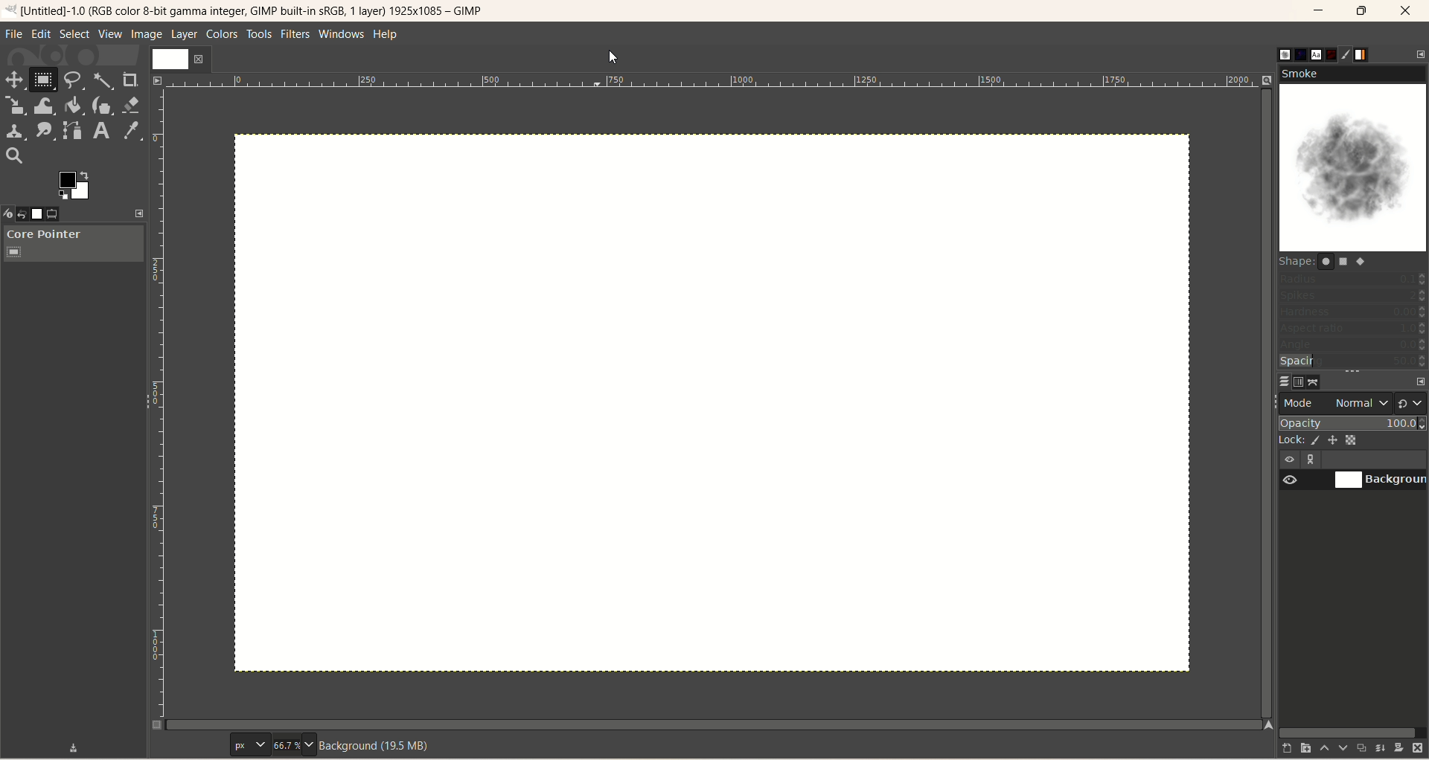 The width and height of the screenshot is (1429, 760). I want to click on pixel, so click(246, 745).